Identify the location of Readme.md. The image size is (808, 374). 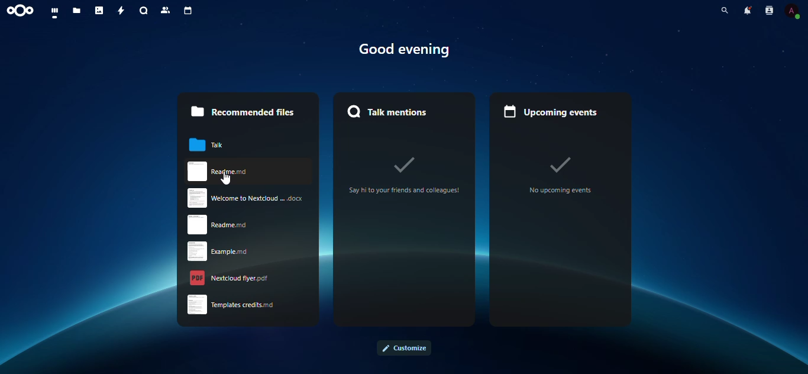
(226, 225).